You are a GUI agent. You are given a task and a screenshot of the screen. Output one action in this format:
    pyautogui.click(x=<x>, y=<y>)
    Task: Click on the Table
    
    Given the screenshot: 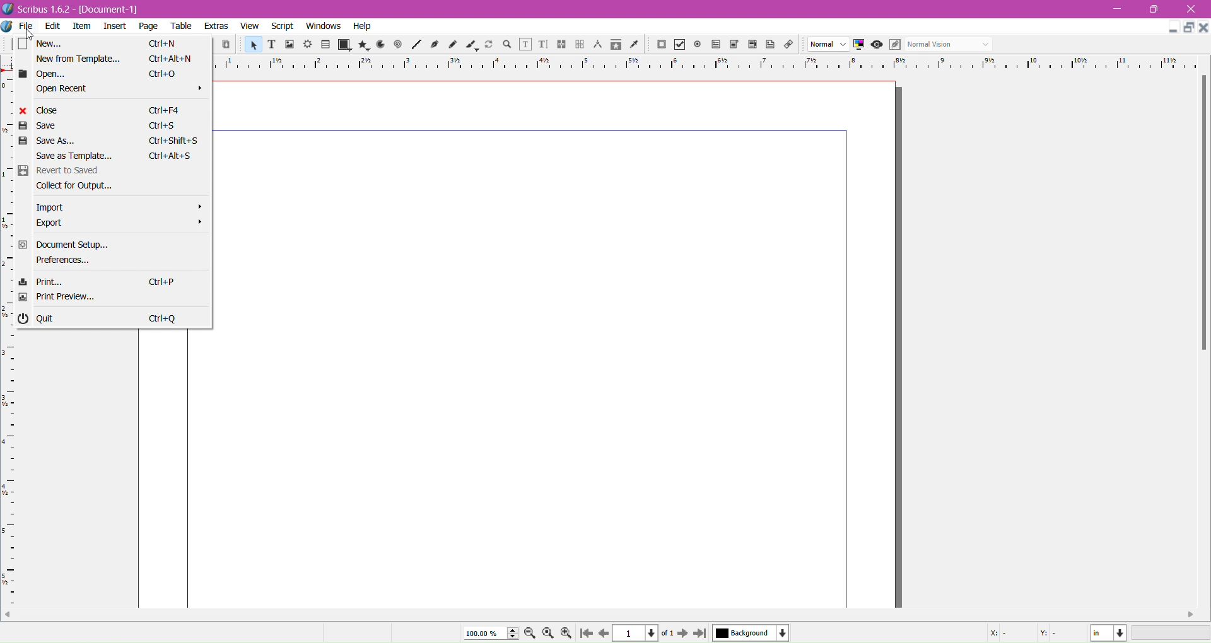 What is the action you would take?
    pyautogui.click(x=325, y=45)
    